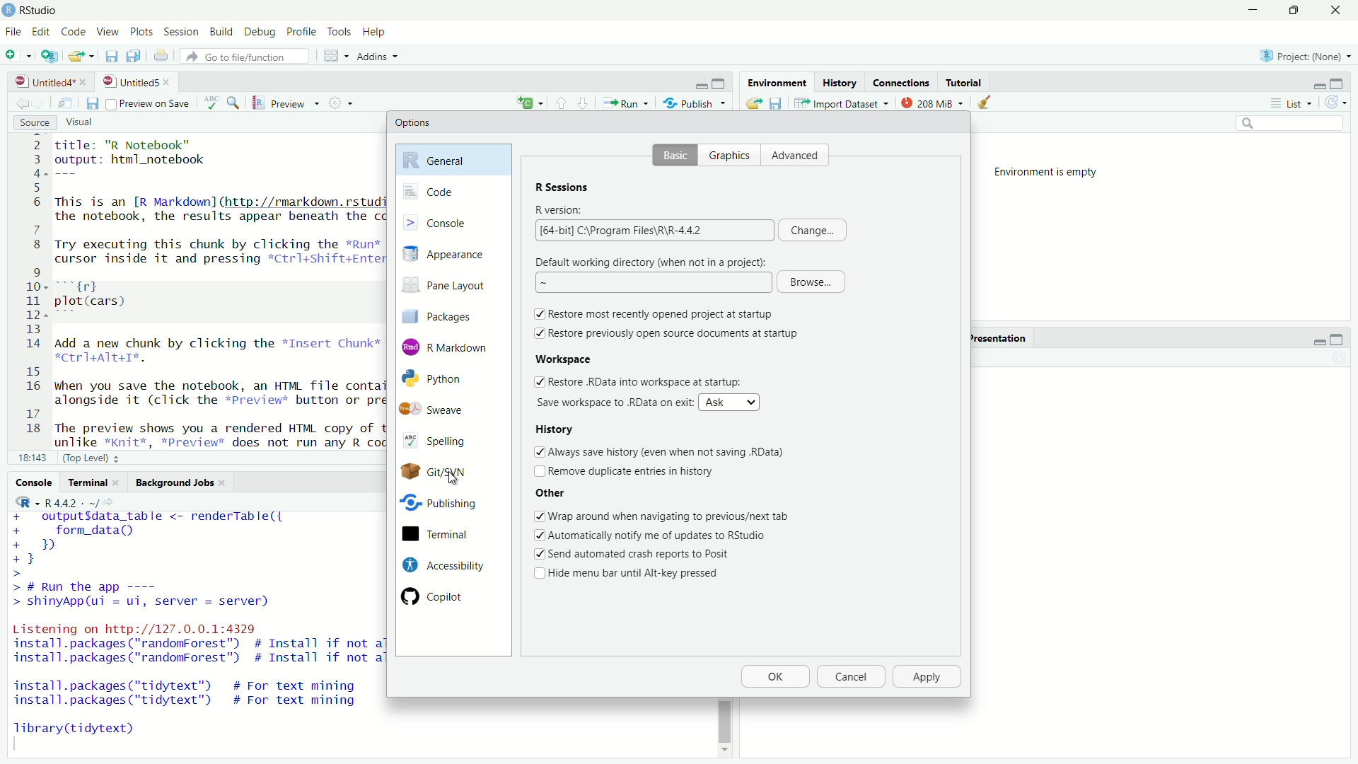 This screenshot has width=1358, height=764. What do you see at coordinates (13, 31) in the screenshot?
I see `File` at bounding box center [13, 31].